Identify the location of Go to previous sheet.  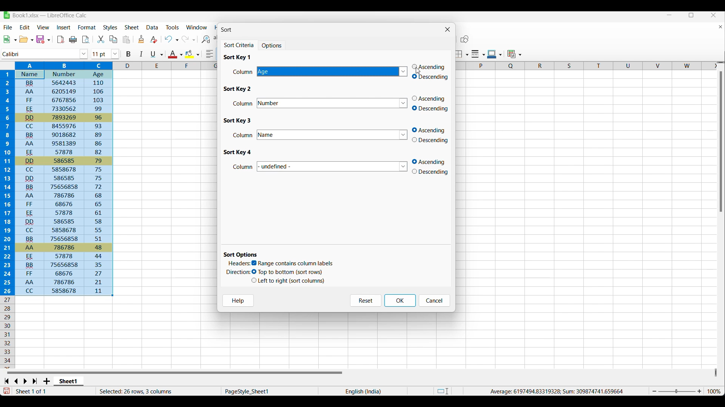
(16, 381).